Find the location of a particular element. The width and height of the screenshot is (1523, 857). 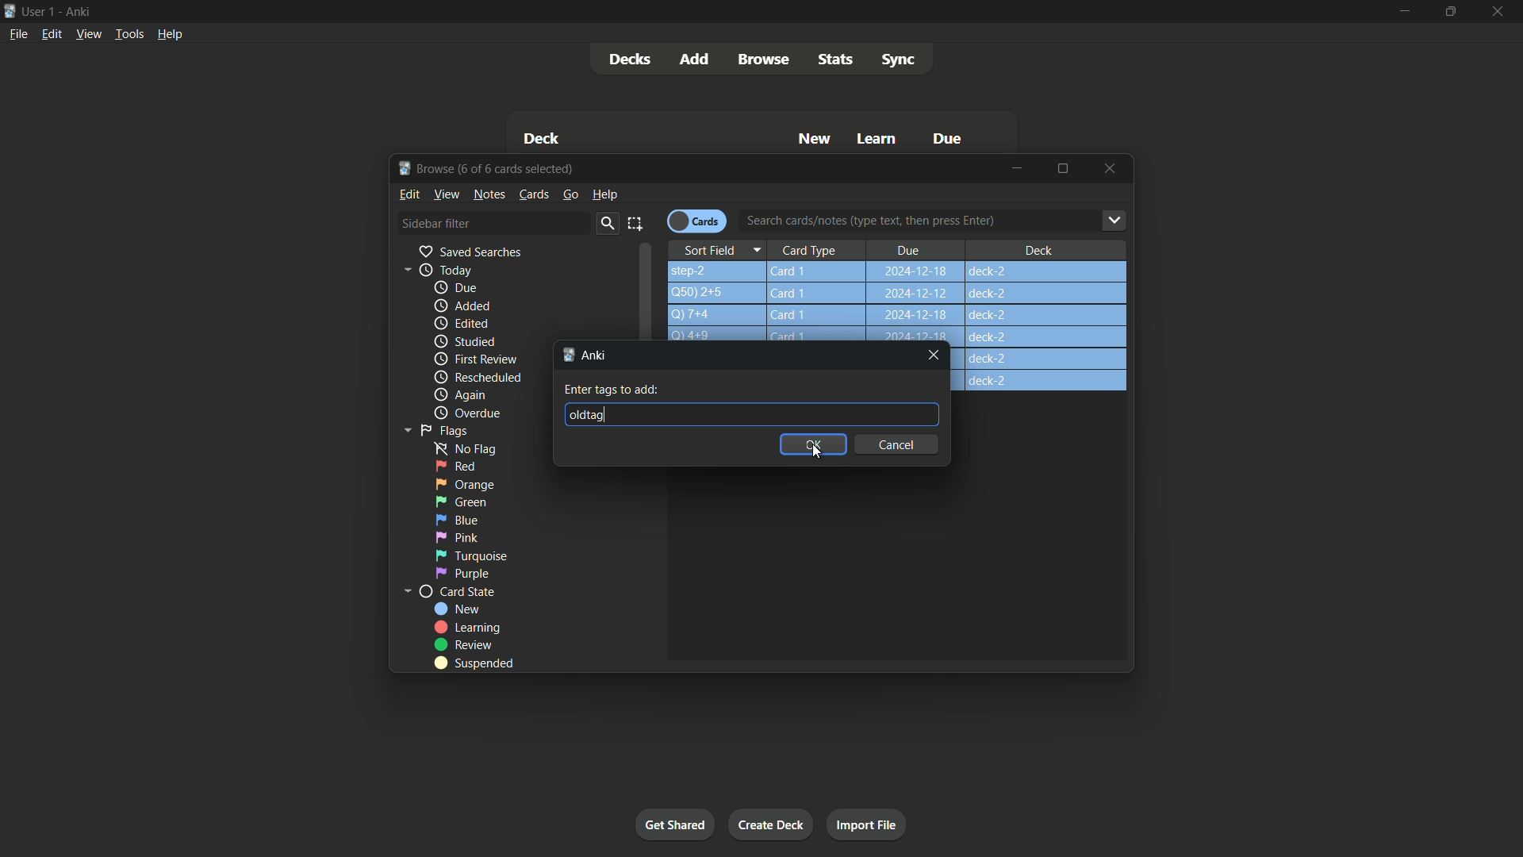

Saved searches is located at coordinates (469, 252).